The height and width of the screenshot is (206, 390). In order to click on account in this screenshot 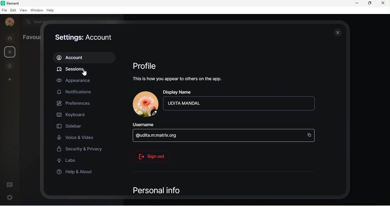, I will do `click(9, 22)`.